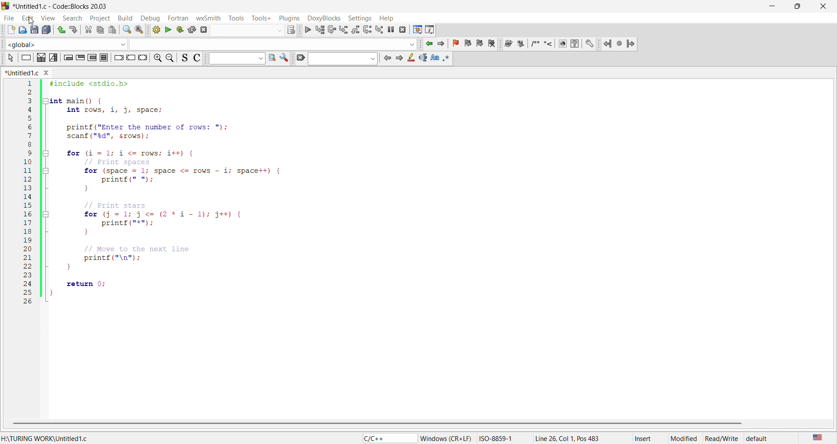  I want to click on icon, so click(10, 58).